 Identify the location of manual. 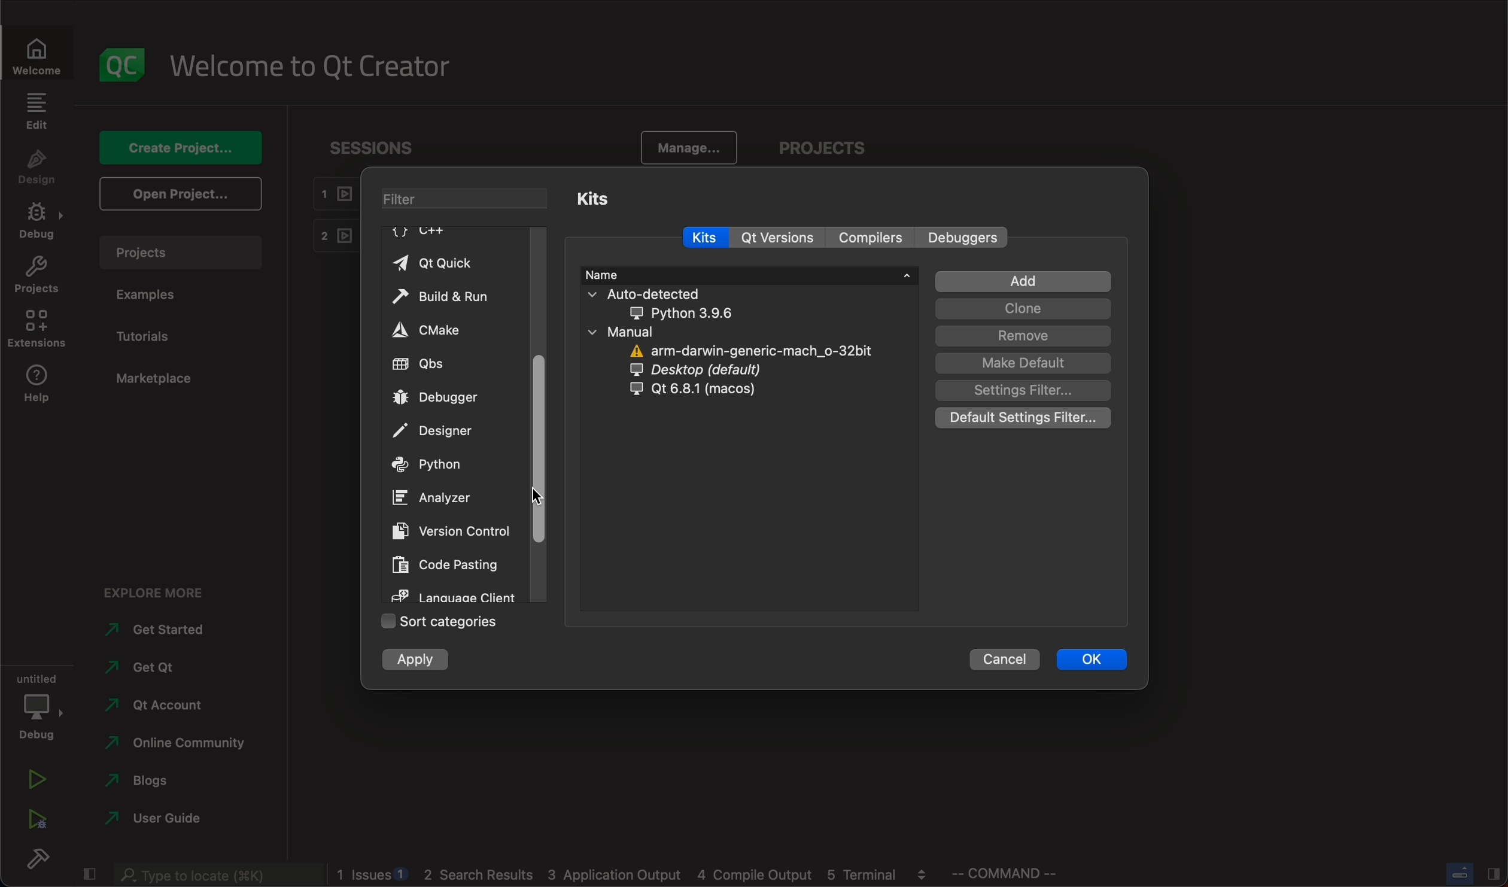
(652, 332).